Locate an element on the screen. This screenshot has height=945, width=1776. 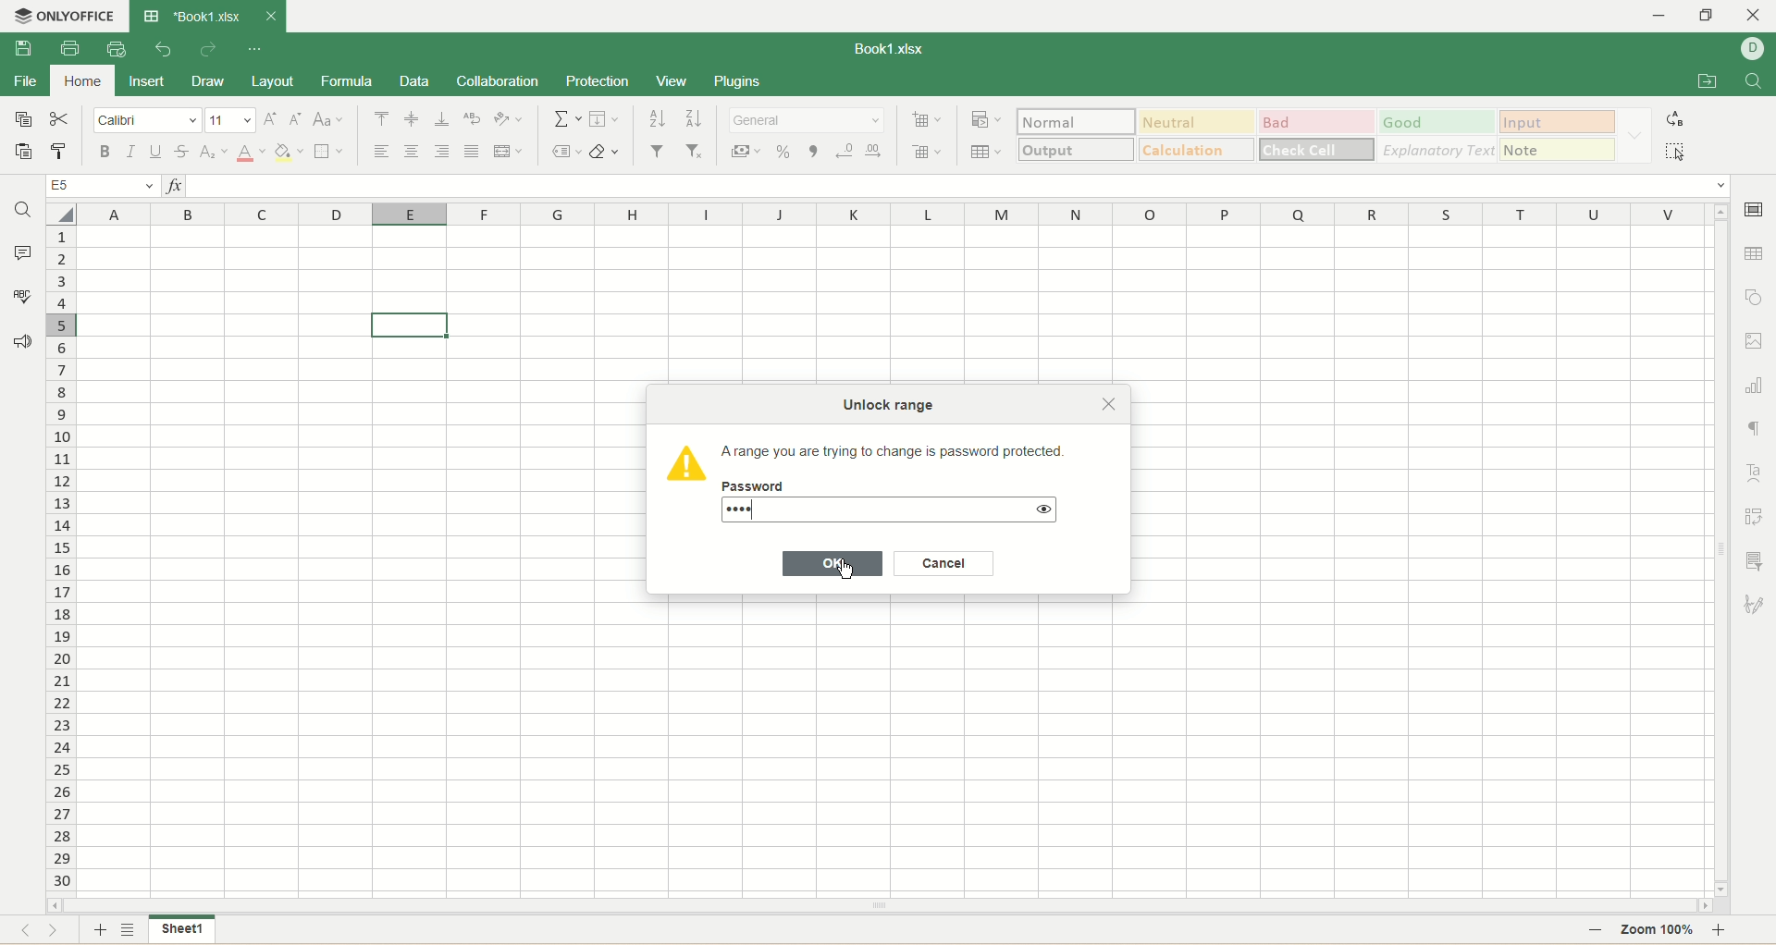
redo is located at coordinates (214, 53).